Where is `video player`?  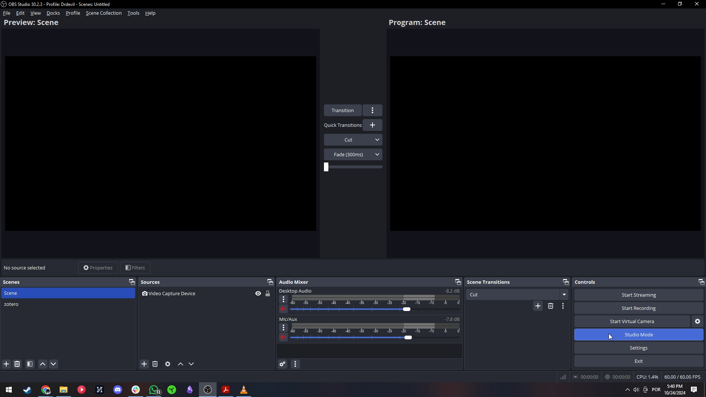 video player is located at coordinates (82, 389).